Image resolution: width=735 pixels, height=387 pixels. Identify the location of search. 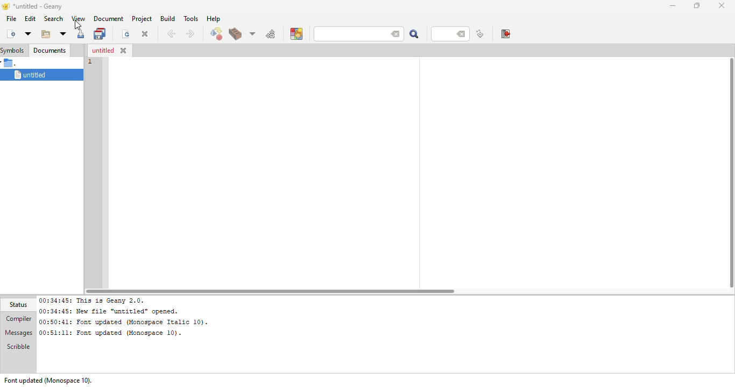
(52, 18).